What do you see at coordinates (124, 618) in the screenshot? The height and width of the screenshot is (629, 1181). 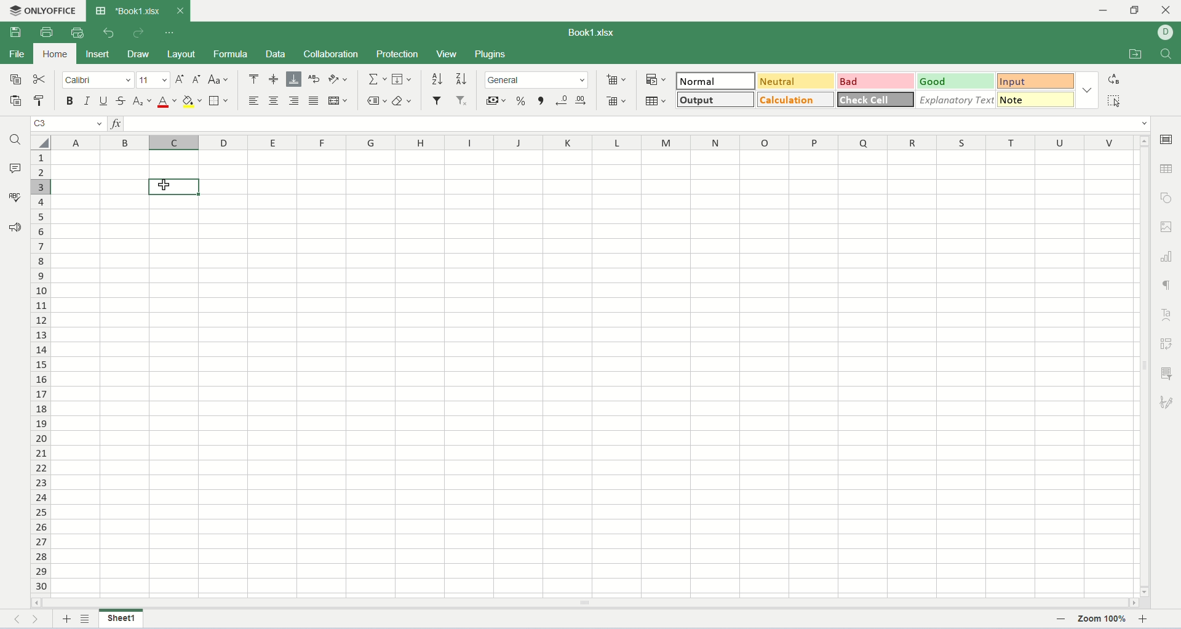 I see `sheet name` at bounding box center [124, 618].